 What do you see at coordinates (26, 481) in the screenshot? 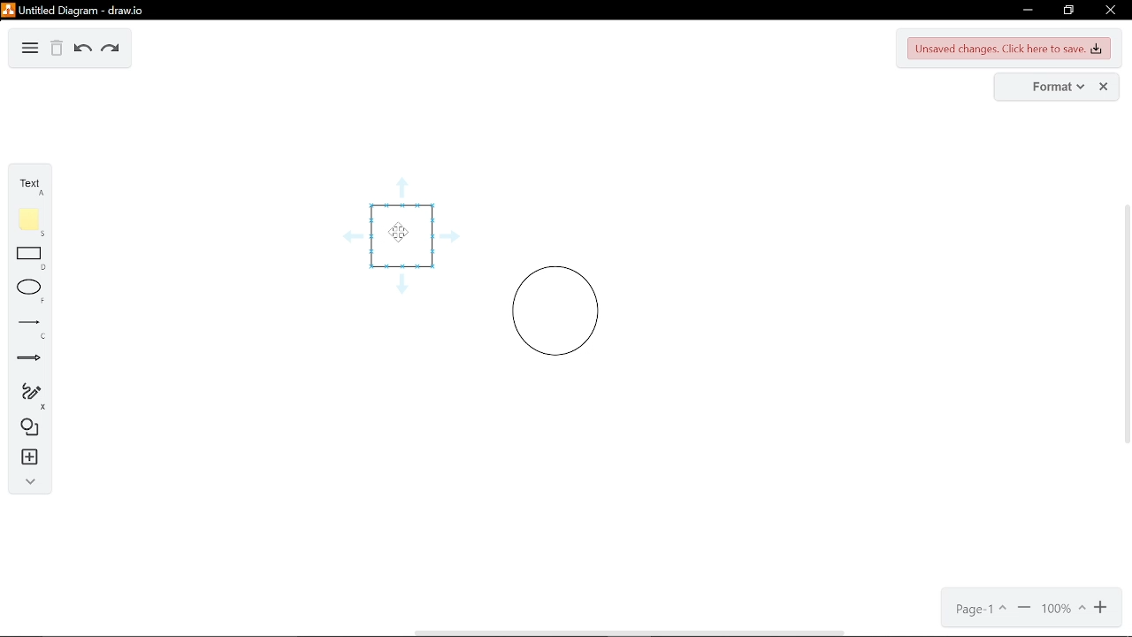
I see `collapse` at bounding box center [26, 481].